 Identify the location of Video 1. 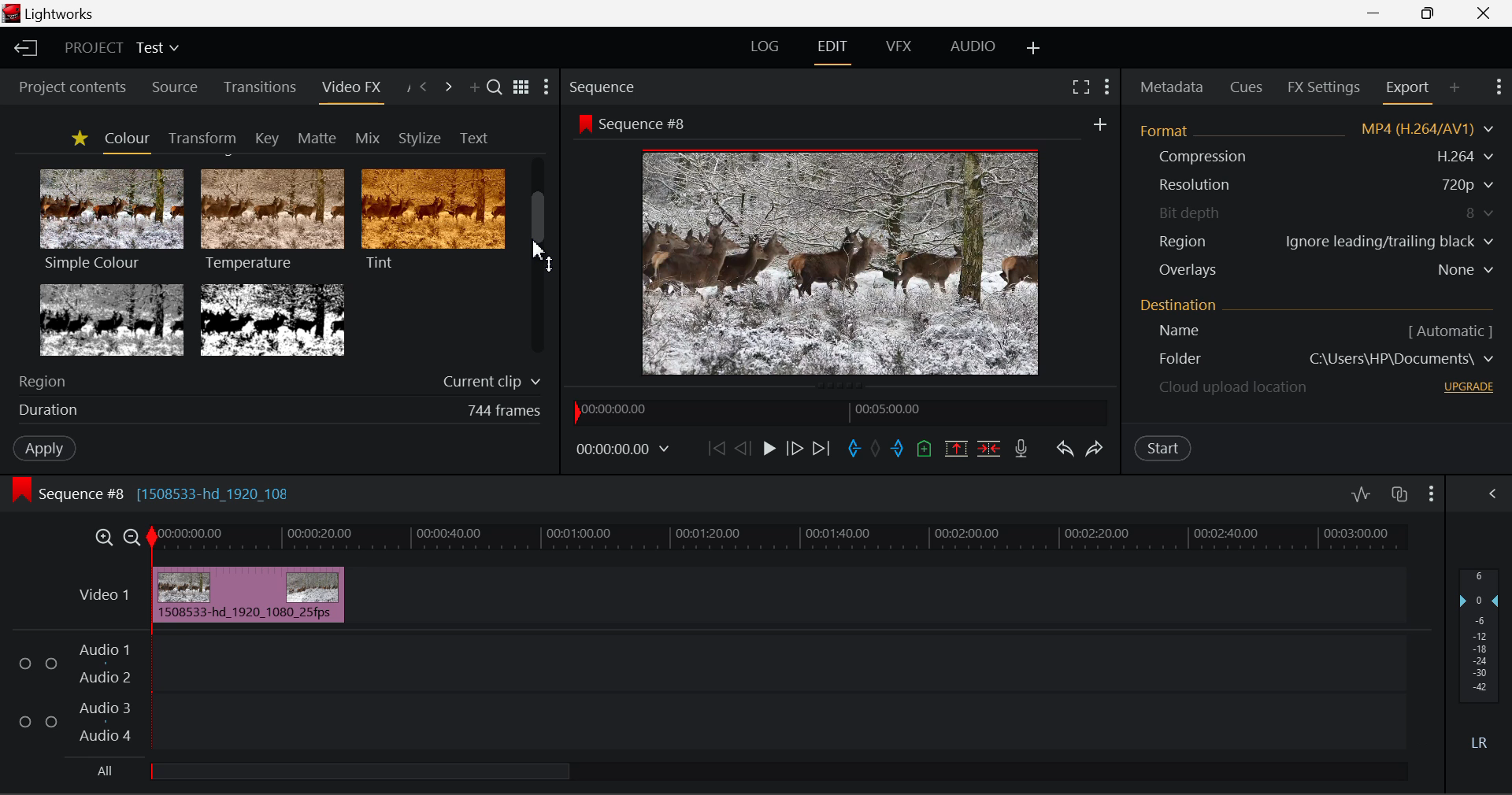
(103, 595).